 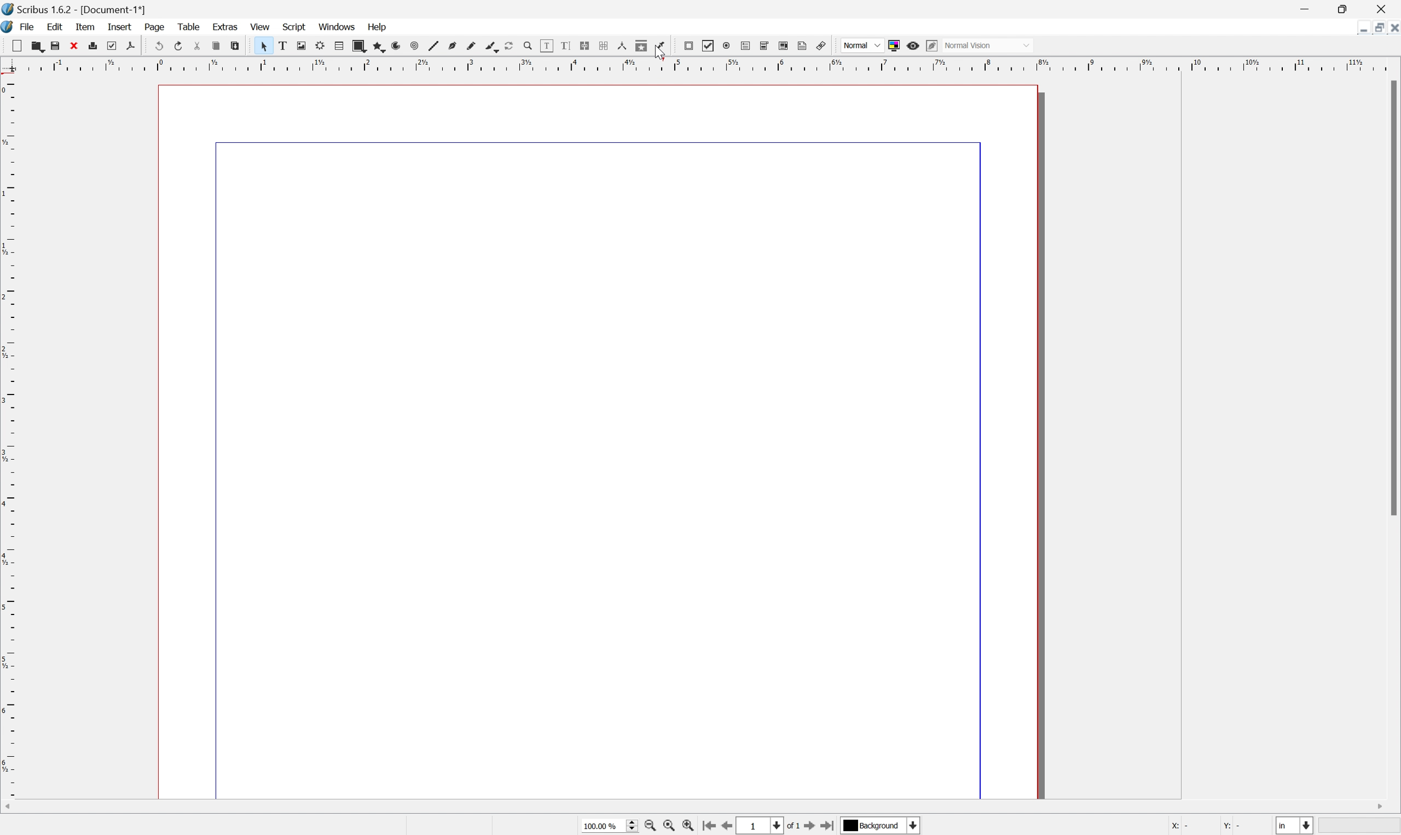 I want to click on arc, so click(x=393, y=45).